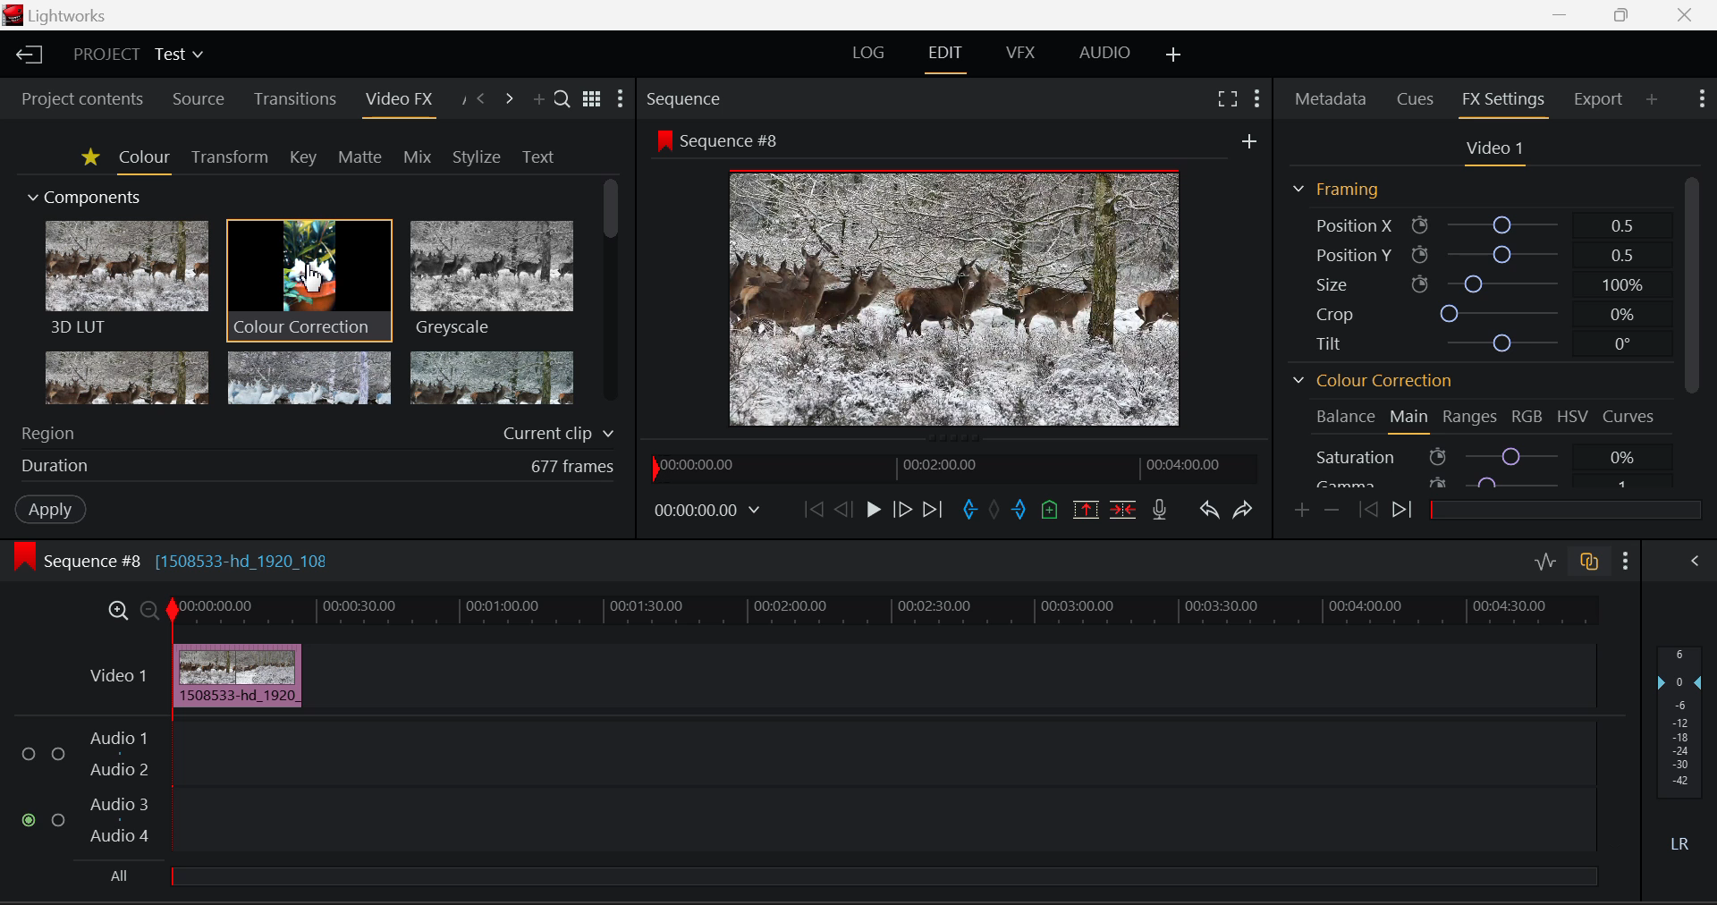 The height and width of the screenshot is (905, 1717). Describe the element at coordinates (419, 156) in the screenshot. I see `Mix` at that location.